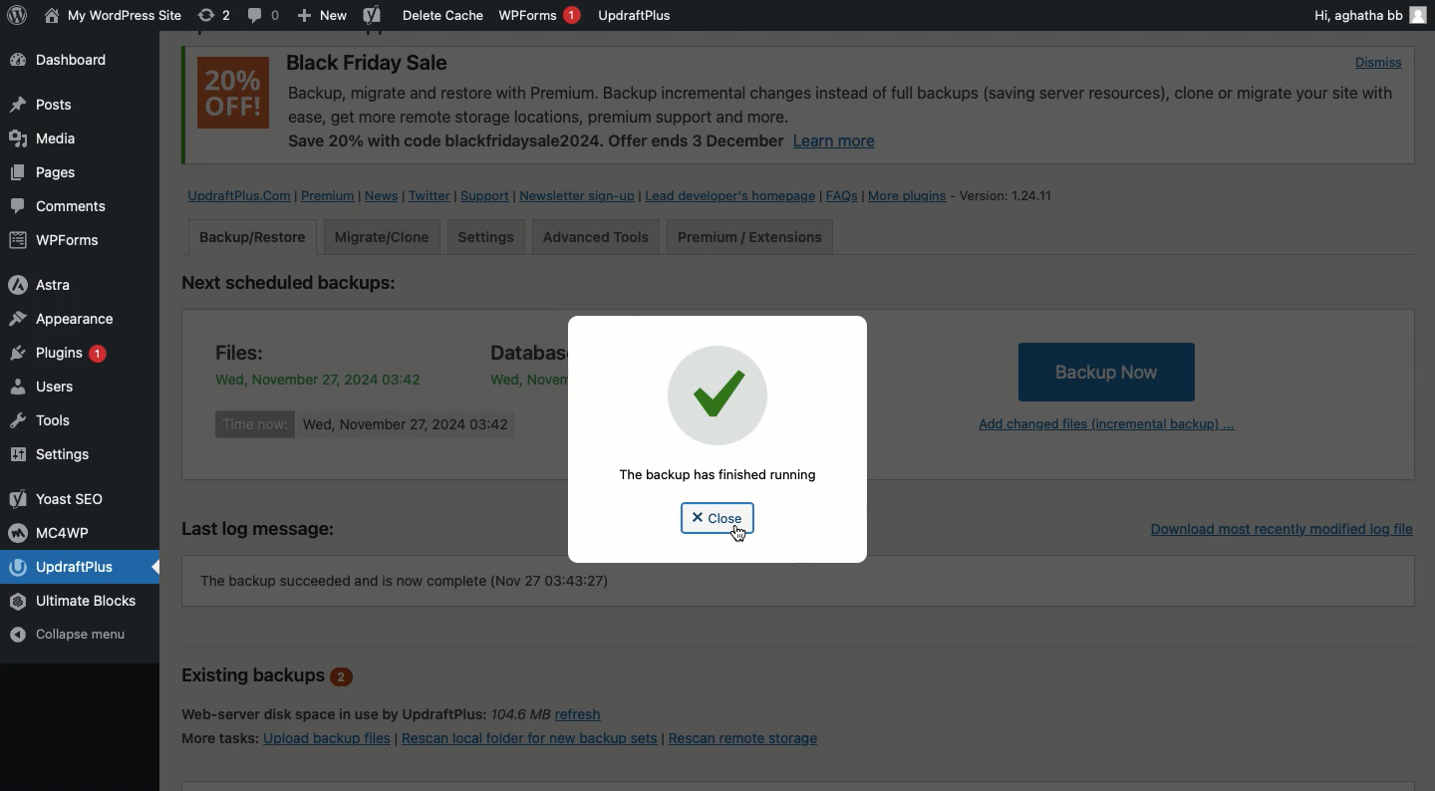 The image size is (1435, 791). What do you see at coordinates (720, 475) in the screenshot?
I see `The backup has finished running` at bounding box center [720, 475].